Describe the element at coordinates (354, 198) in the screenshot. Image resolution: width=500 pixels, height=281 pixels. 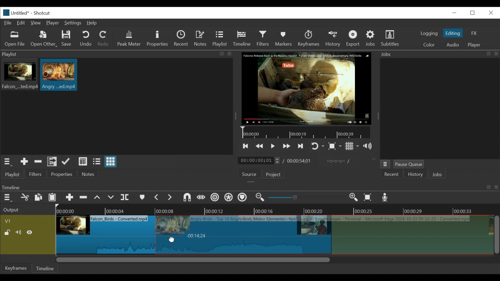
I see `Zoom in` at that location.